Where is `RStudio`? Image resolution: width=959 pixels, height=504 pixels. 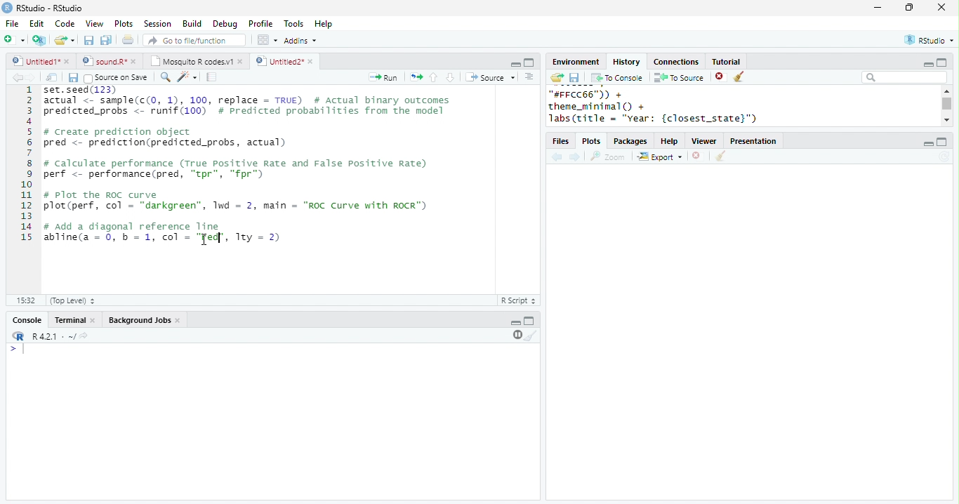
RStudio is located at coordinates (931, 39).